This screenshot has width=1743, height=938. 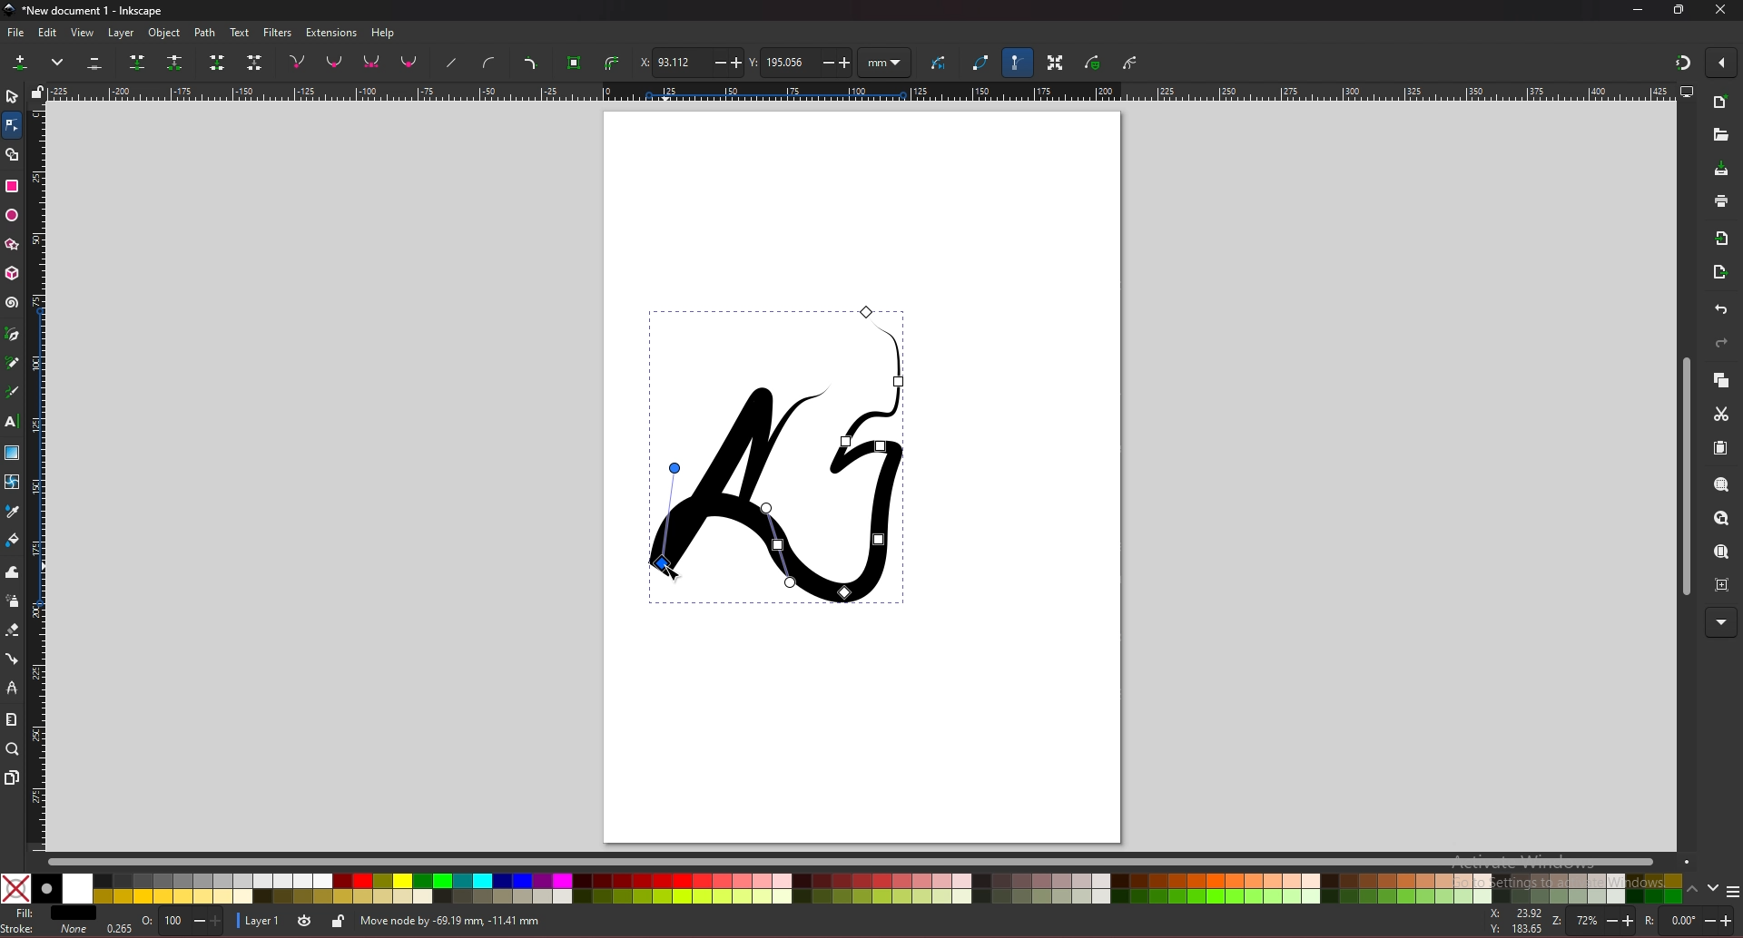 What do you see at coordinates (334, 61) in the screenshot?
I see `smooth node` at bounding box center [334, 61].